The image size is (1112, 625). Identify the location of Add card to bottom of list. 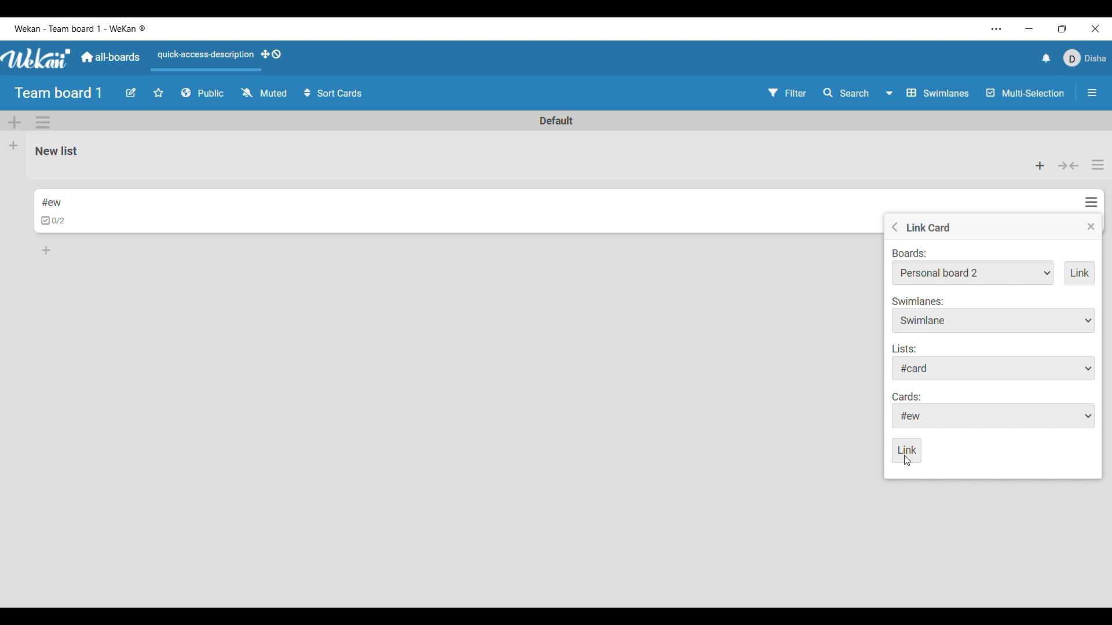
(46, 250).